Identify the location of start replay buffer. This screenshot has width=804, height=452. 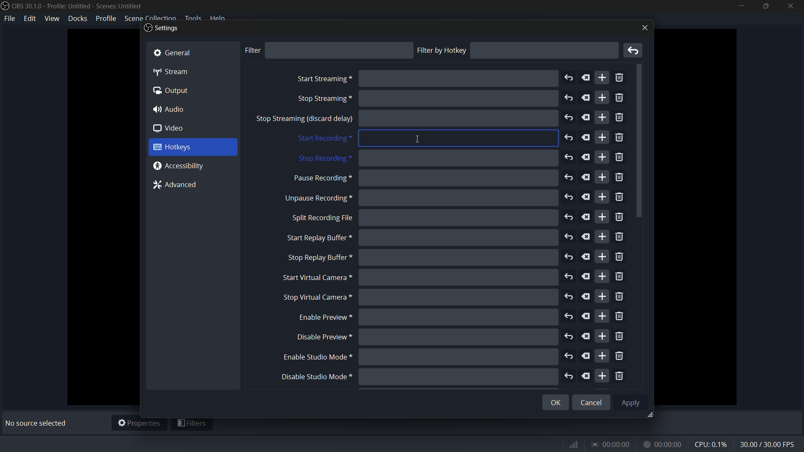
(315, 238).